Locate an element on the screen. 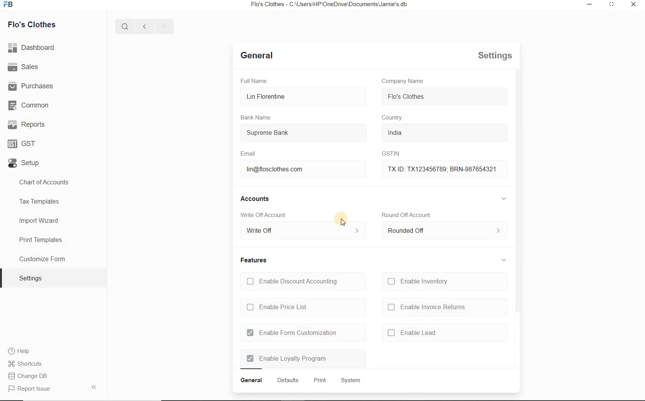 The height and width of the screenshot is (401, 645). Rounded Off is located at coordinates (443, 230).